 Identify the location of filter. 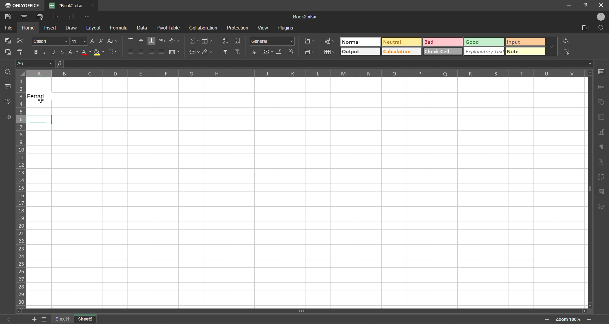
(226, 52).